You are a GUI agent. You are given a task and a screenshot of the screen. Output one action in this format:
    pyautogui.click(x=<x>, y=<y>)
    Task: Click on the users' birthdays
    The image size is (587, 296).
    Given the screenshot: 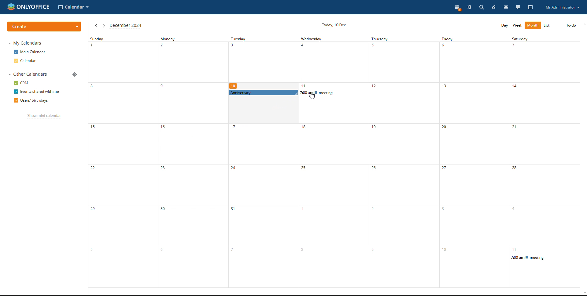 What is the action you would take?
    pyautogui.click(x=32, y=101)
    